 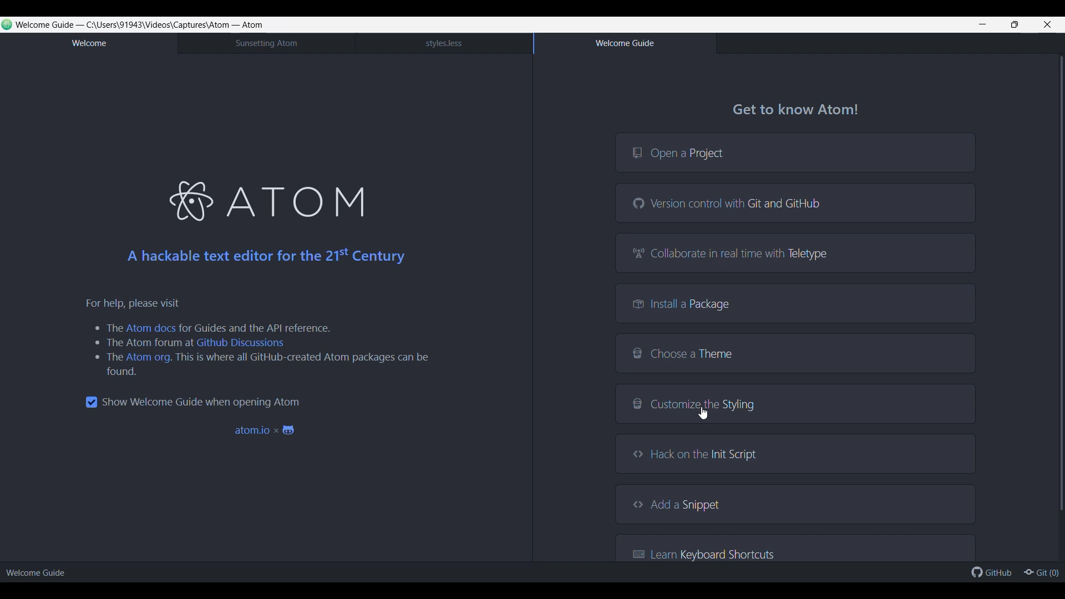 I want to click on atom.io x &9, so click(x=270, y=433).